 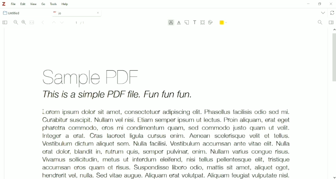 What do you see at coordinates (118, 95) in the screenshot?
I see `This is a simple PDF file. Fun fun fun.` at bounding box center [118, 95].